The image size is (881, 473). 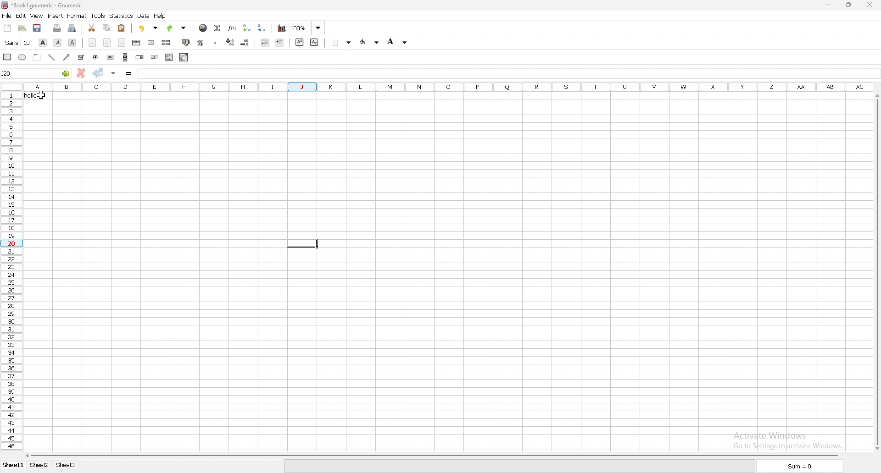 What do you see at coordinates (148, 28) in the screenshot?
I see `undo` at bounding box center [148, 28].